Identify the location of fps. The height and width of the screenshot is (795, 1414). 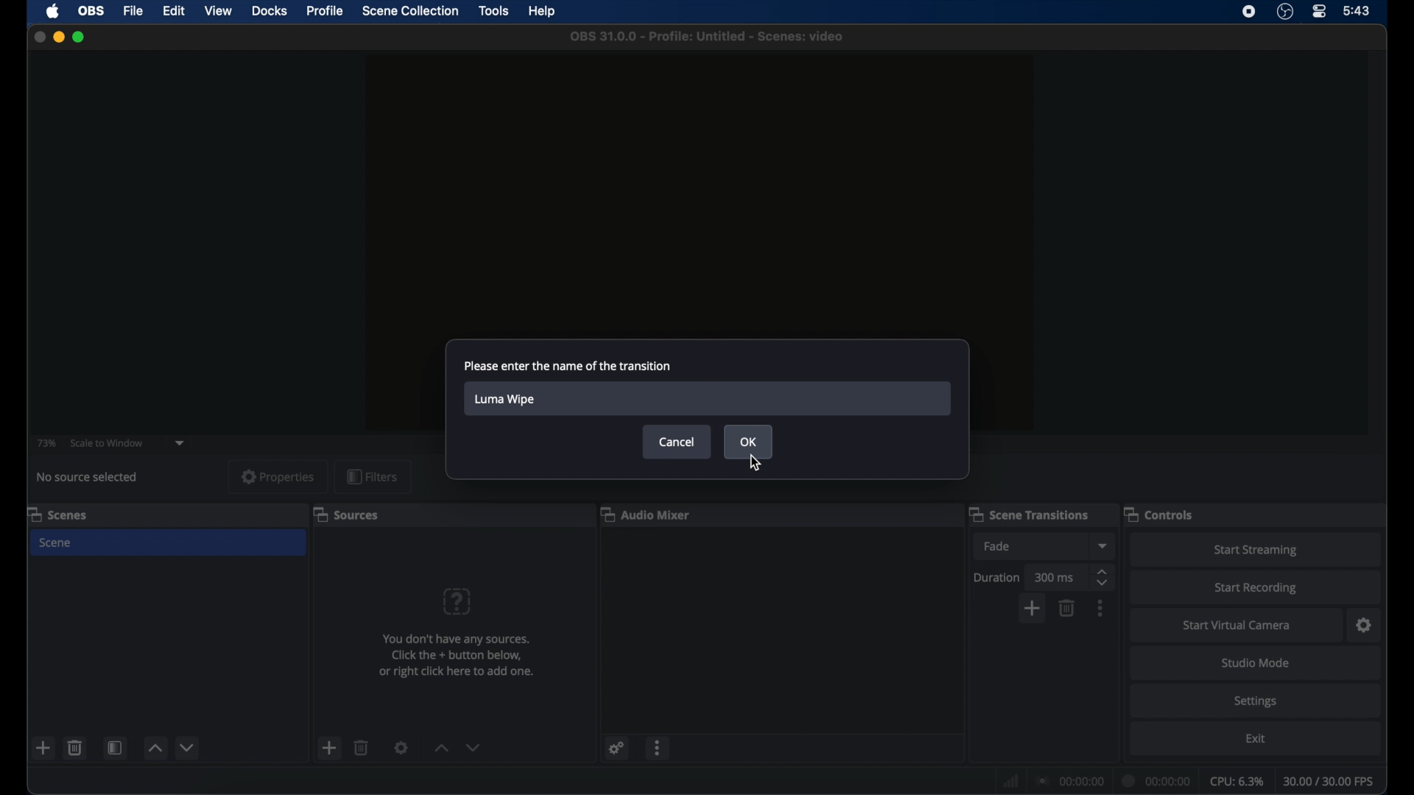
(1329, 781).